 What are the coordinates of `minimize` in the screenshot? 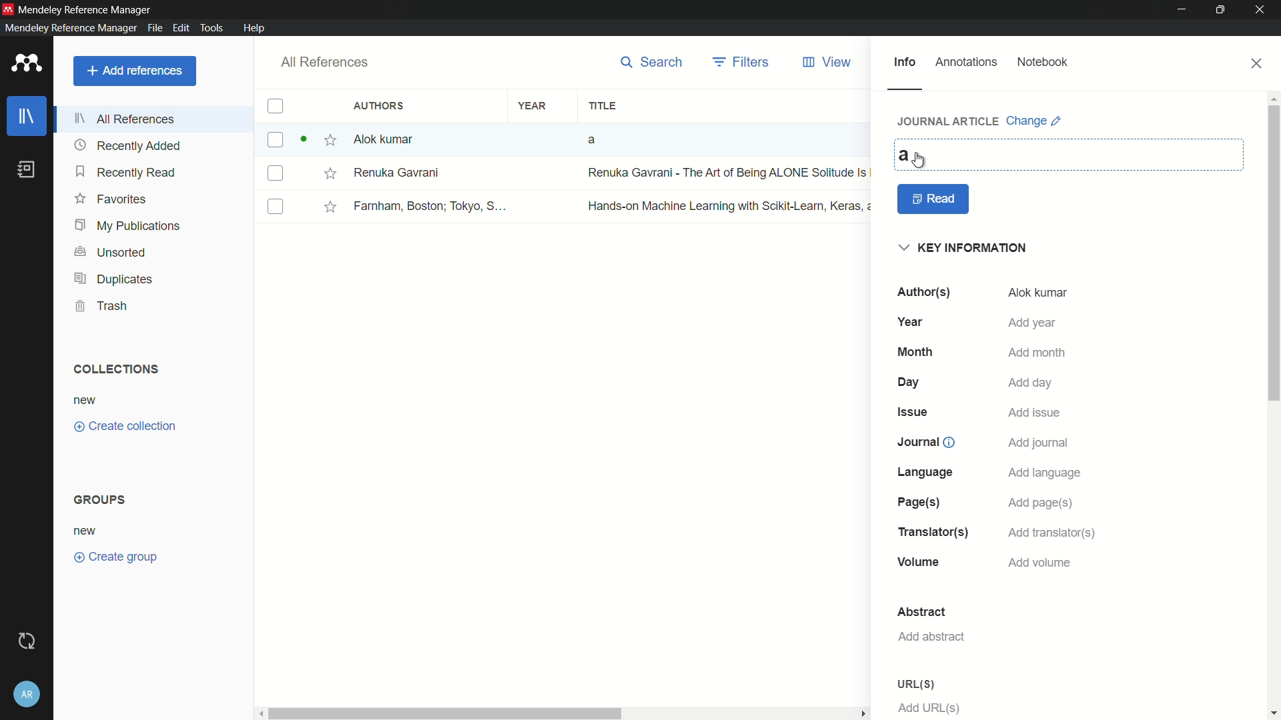 It's located at (1182, 10).